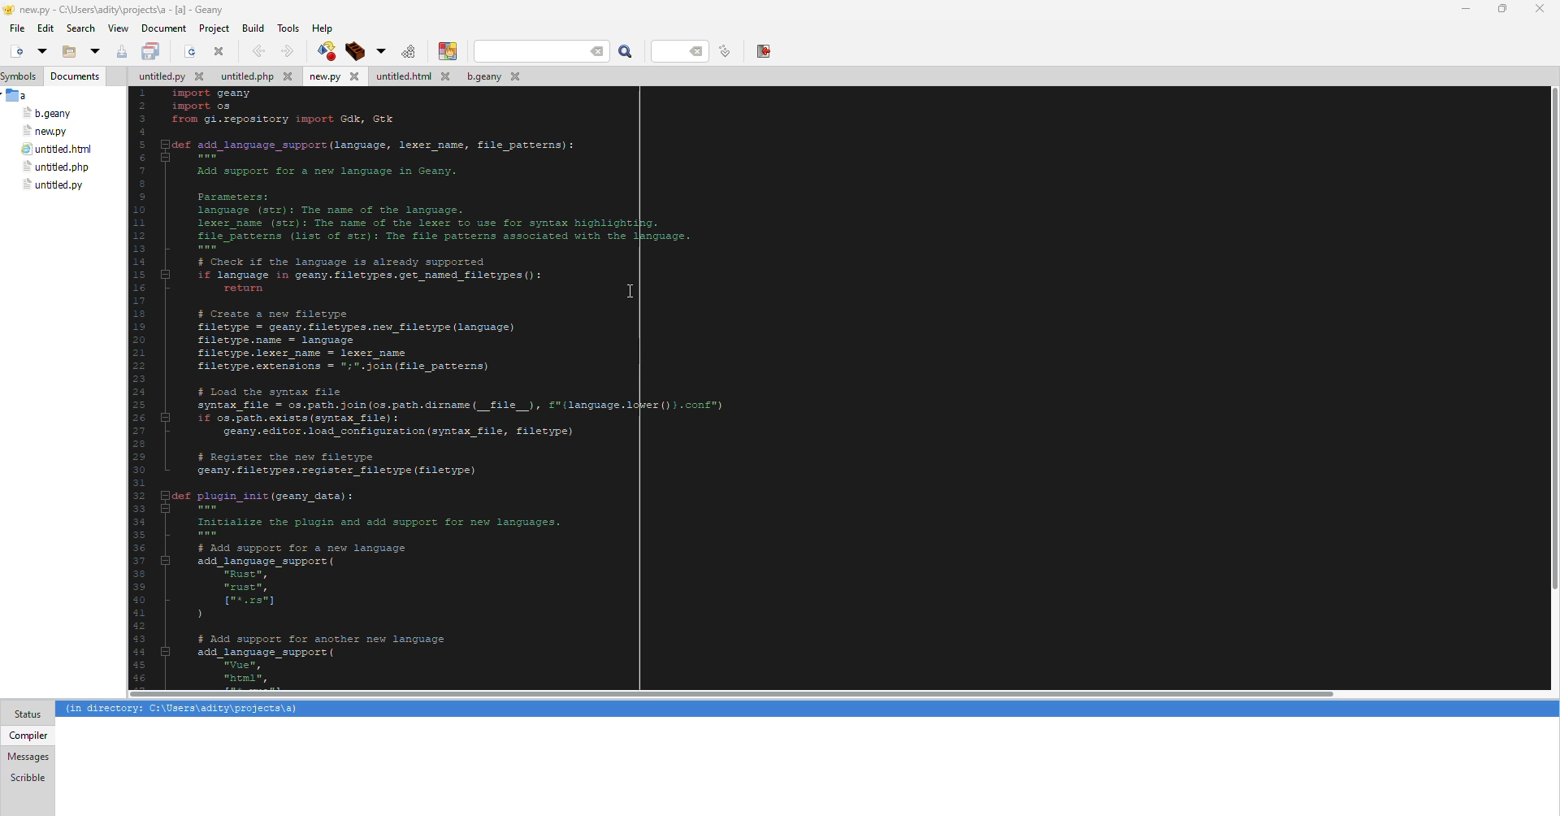  I want to click on exit, so click(760, 50).